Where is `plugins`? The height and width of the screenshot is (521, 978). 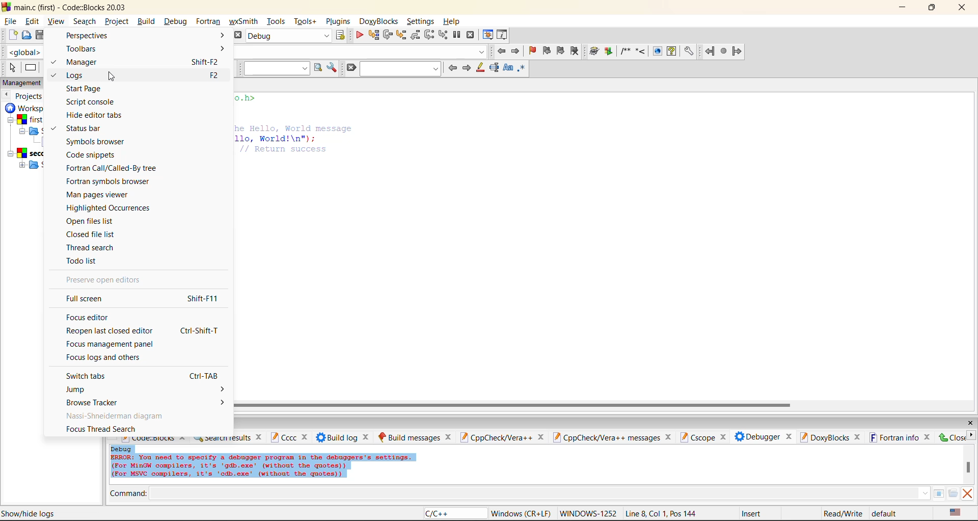 plugins is located at coordinates (340, 21).